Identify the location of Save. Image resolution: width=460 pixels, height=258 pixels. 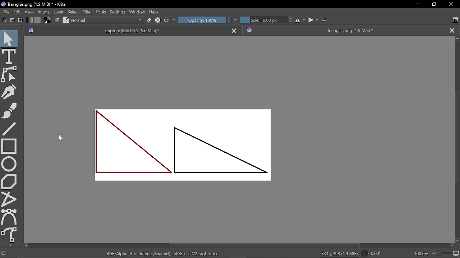
(20, 19).